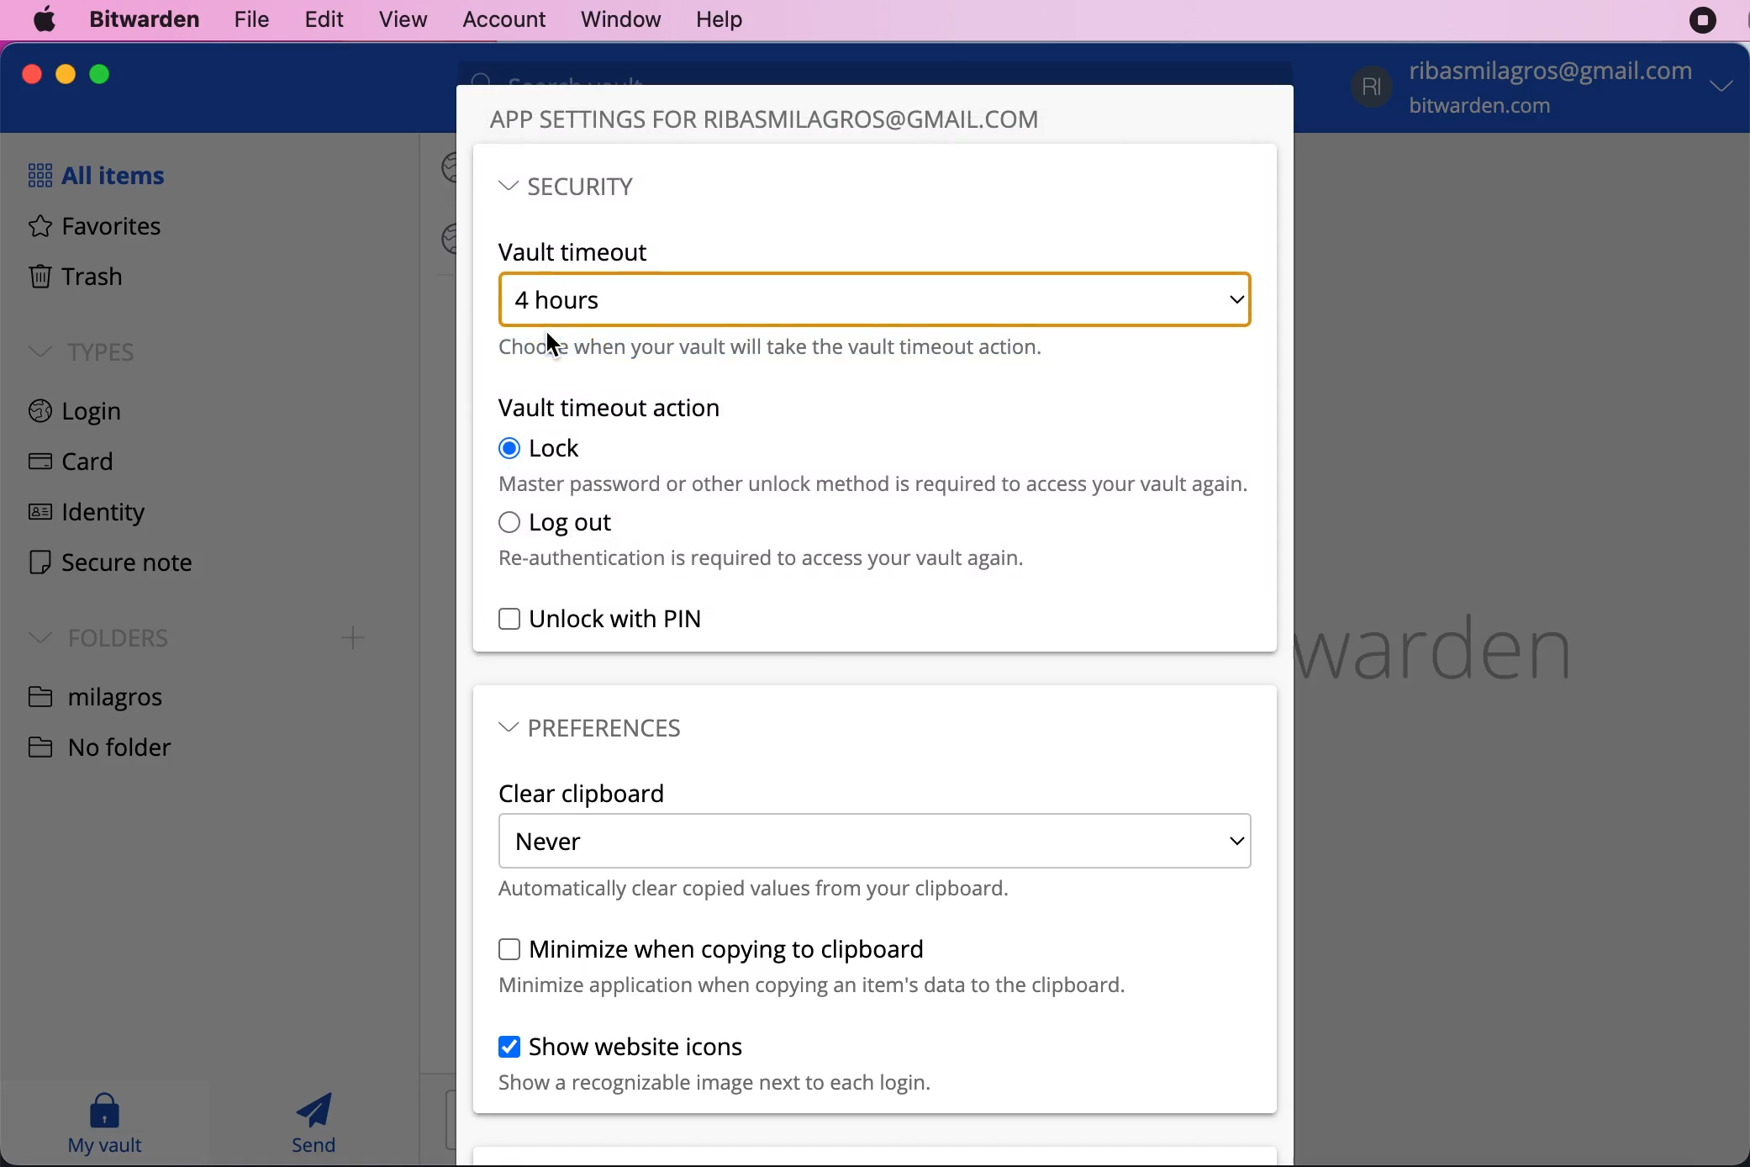 This screenshot has width=1750, height=1167. Describe the element at coordinates (248, 18) in the screenshot. I see `file` at that location.